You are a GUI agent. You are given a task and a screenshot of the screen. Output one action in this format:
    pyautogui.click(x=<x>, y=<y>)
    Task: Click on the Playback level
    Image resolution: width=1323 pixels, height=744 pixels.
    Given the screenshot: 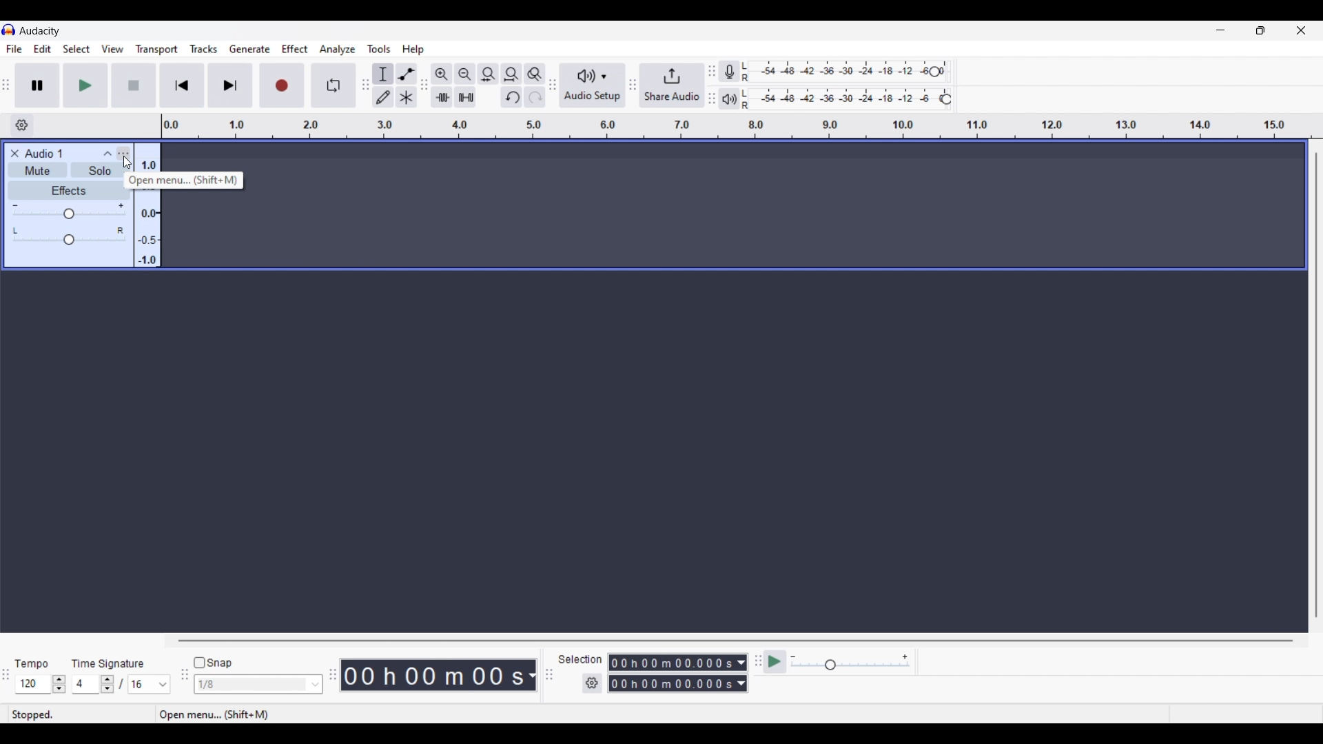 What is the action you would take?
    pyautogui.click(x=849, y=99)
    